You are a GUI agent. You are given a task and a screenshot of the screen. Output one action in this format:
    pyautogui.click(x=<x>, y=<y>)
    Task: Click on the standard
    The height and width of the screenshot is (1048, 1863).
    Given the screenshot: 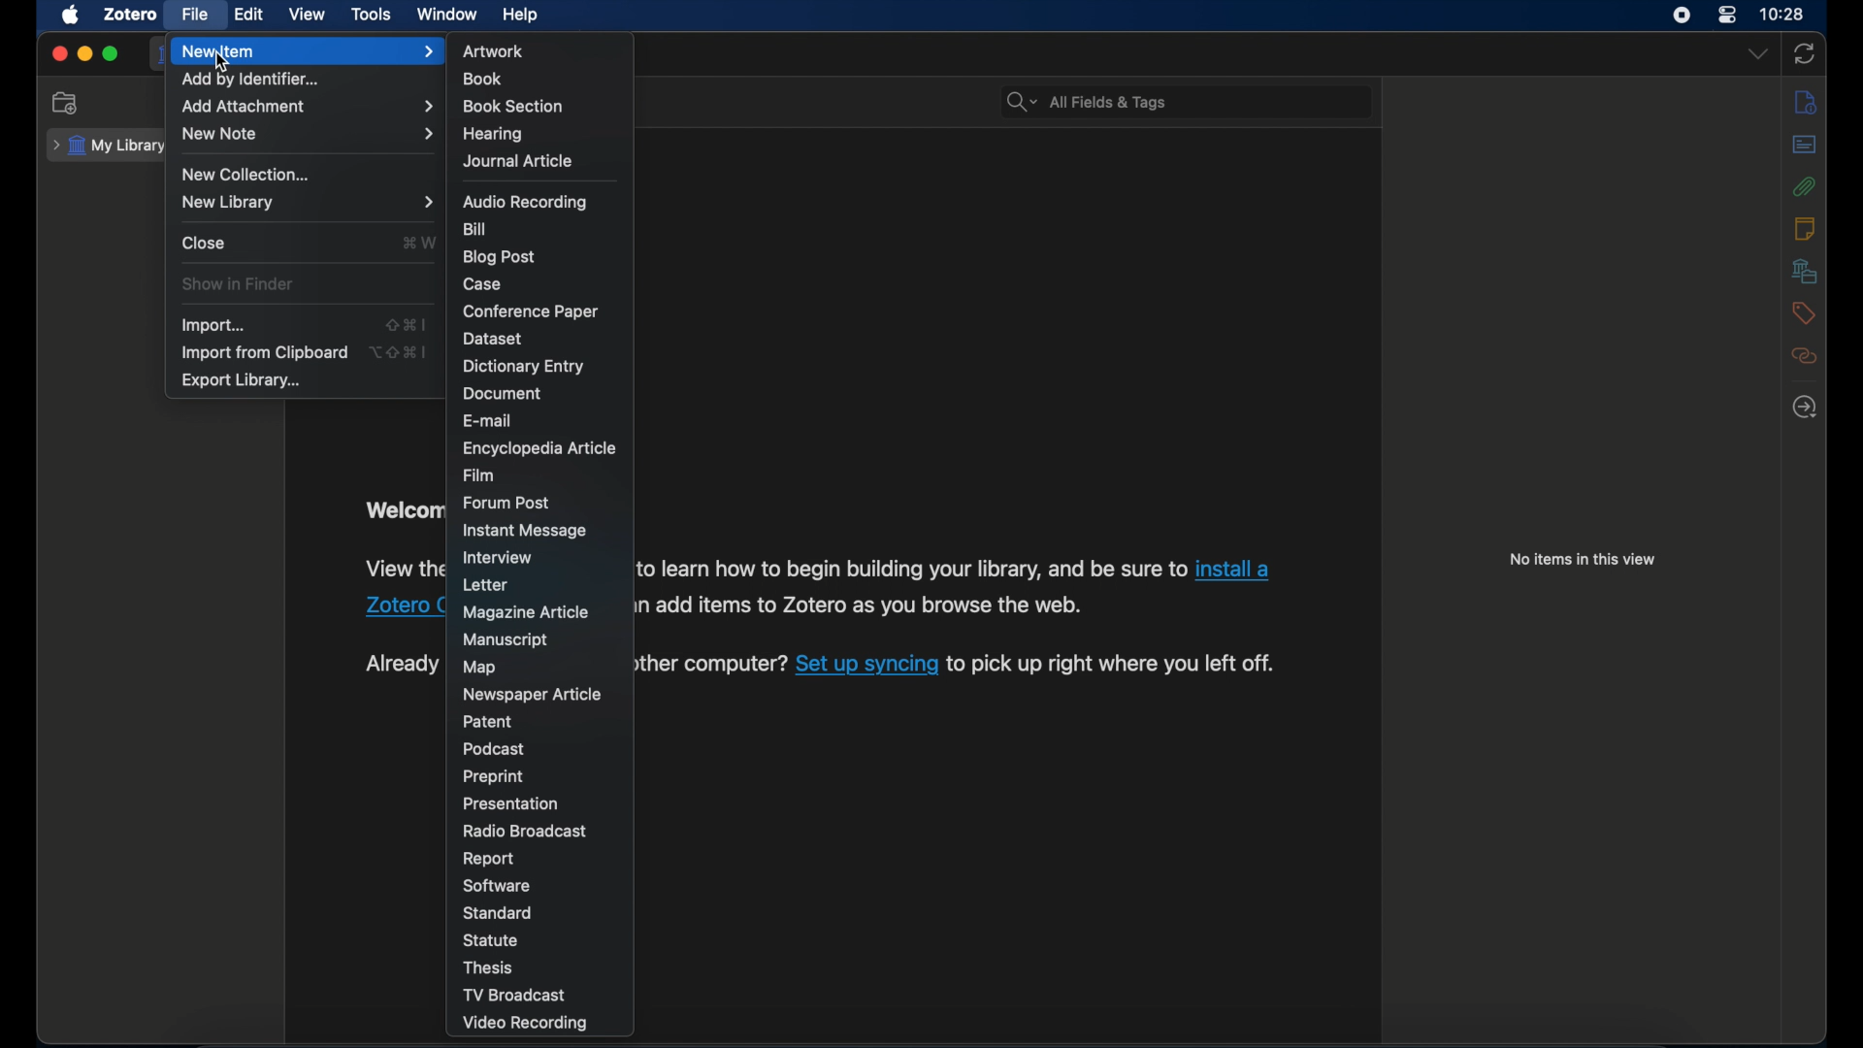 What is the action you would take?
    pyautogui.click(x=502, y=913)
    